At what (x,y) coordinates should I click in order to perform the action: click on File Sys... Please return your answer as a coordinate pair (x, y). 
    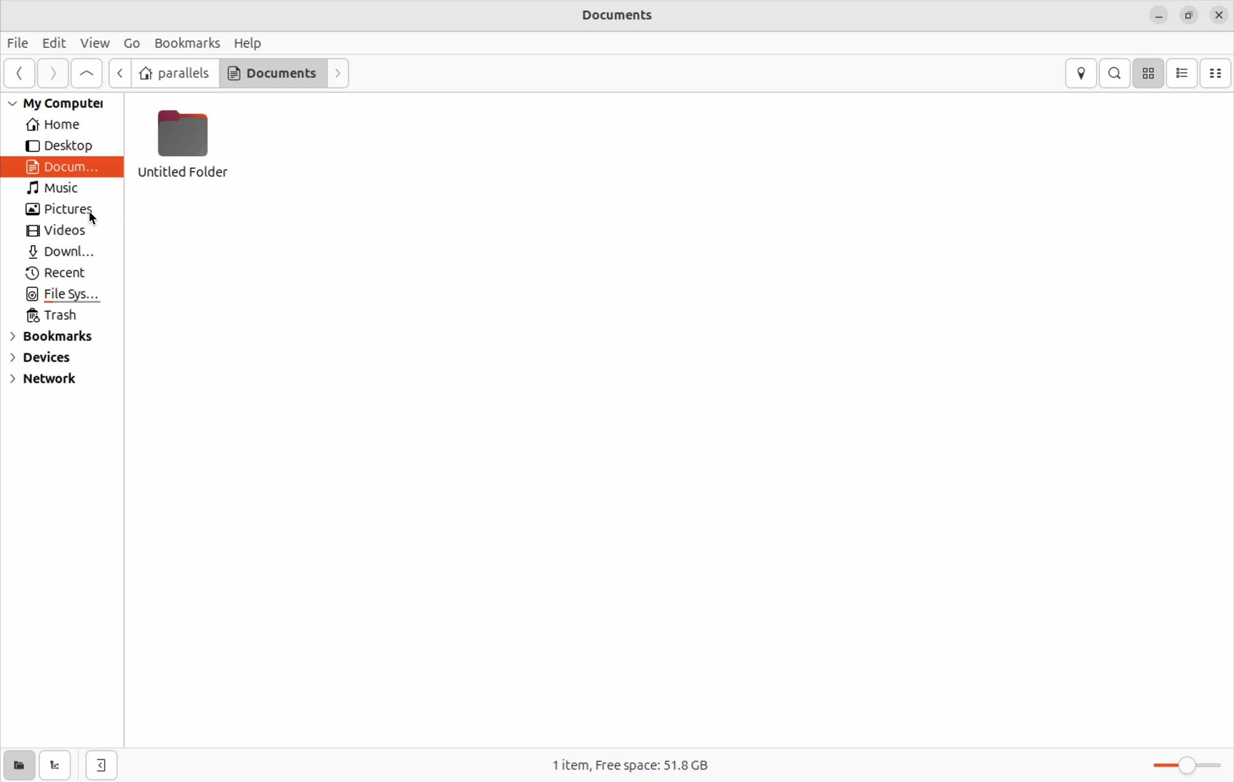
    Looking at the image, I should click on (62, 295).